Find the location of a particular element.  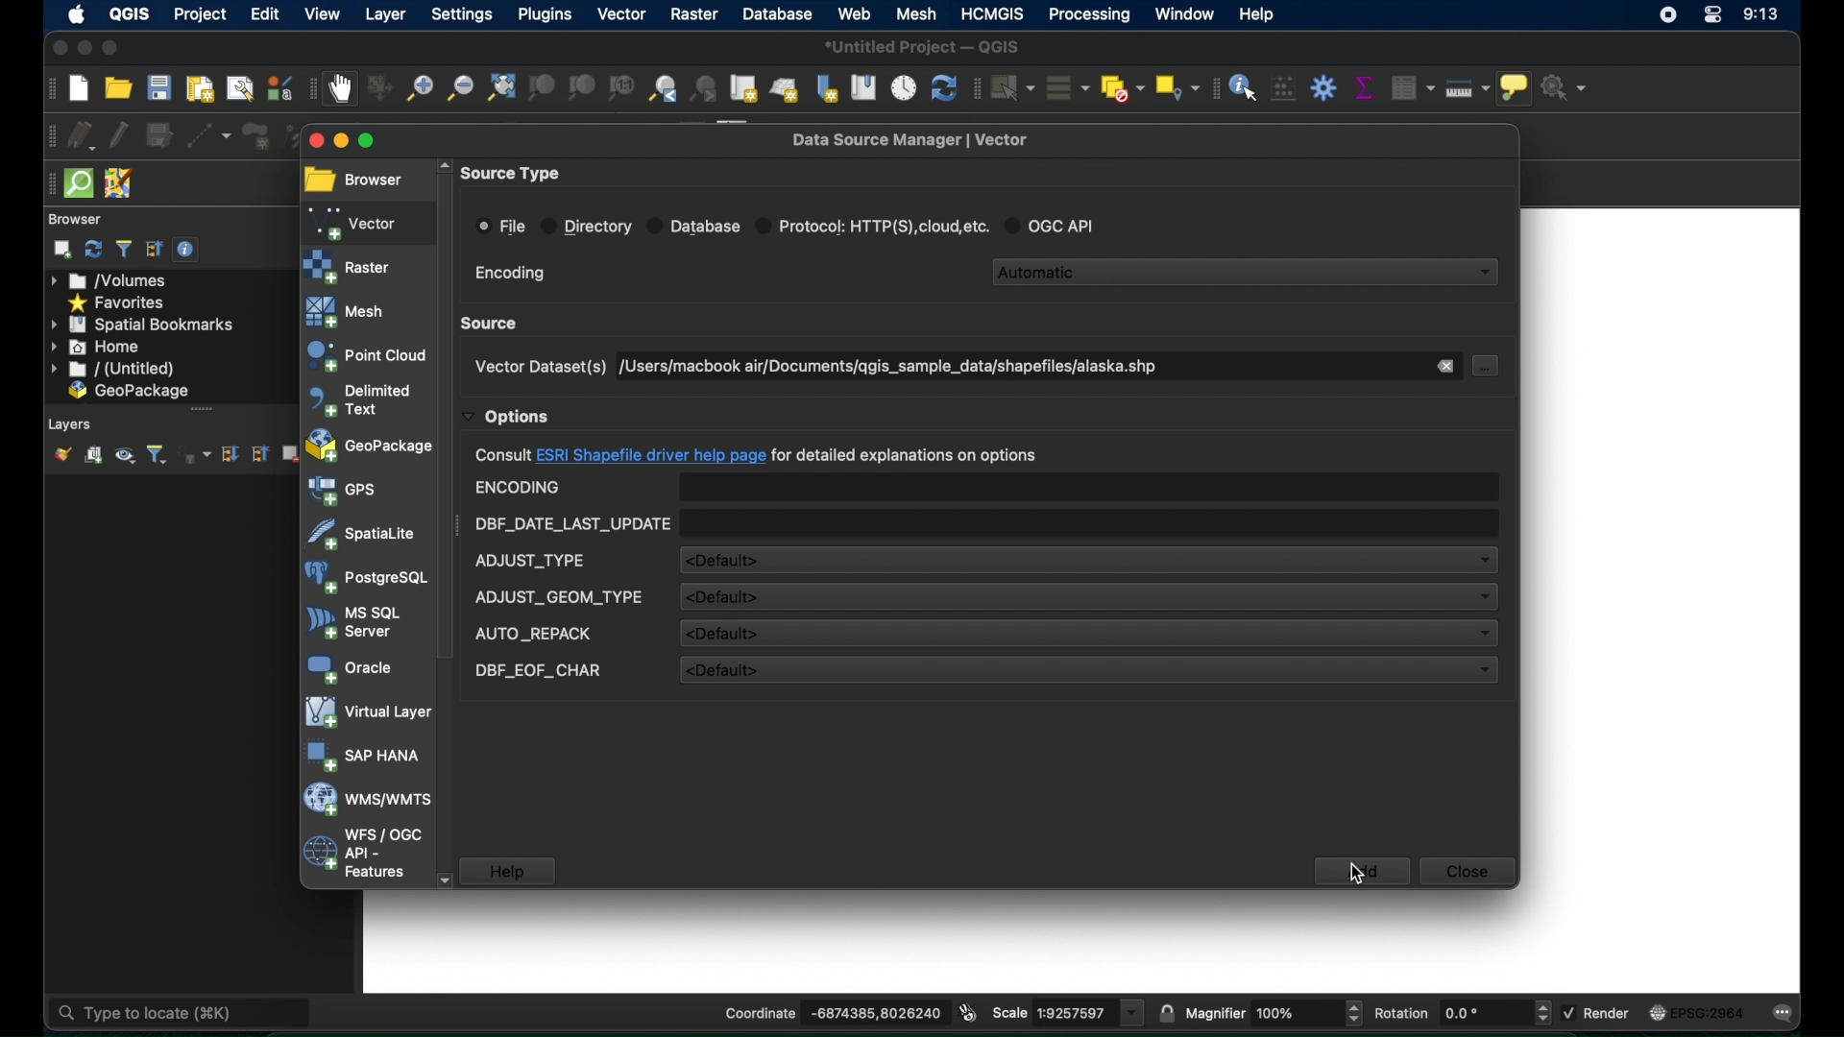

delimited text is located at coordinates (358, 399).